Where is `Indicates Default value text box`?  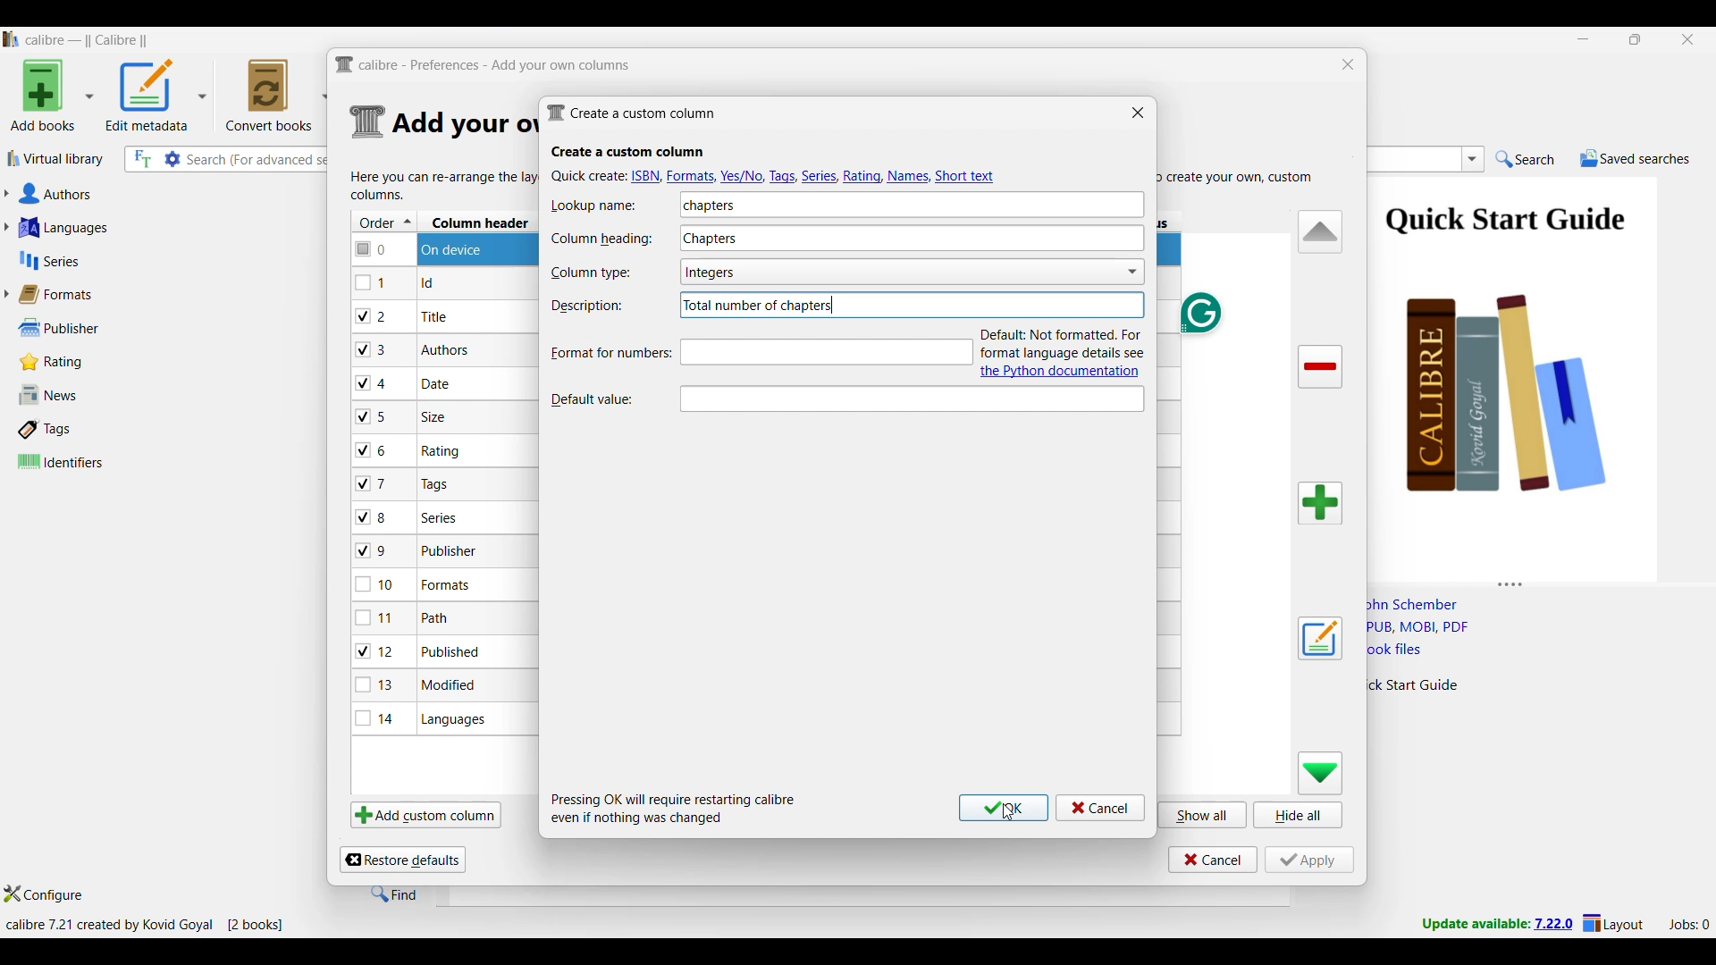
Indicates Default value text box is located at coordinates (601, 398).